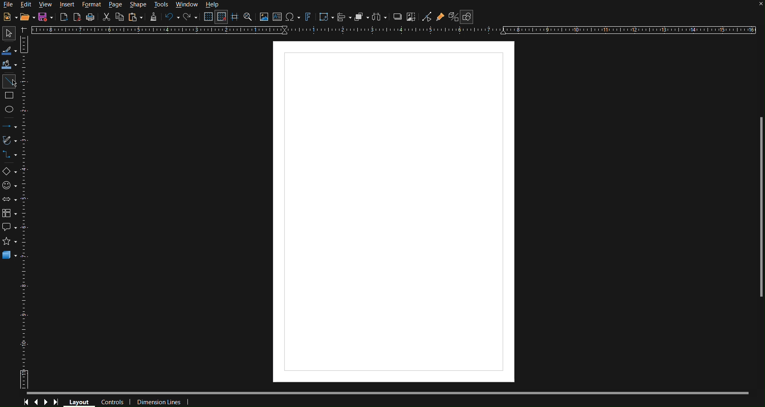 The height and width of the screenshot is (407, 765). Describe the element at coordinates (10, 213) in the screenshot. I see `Flowcharts` at that location.